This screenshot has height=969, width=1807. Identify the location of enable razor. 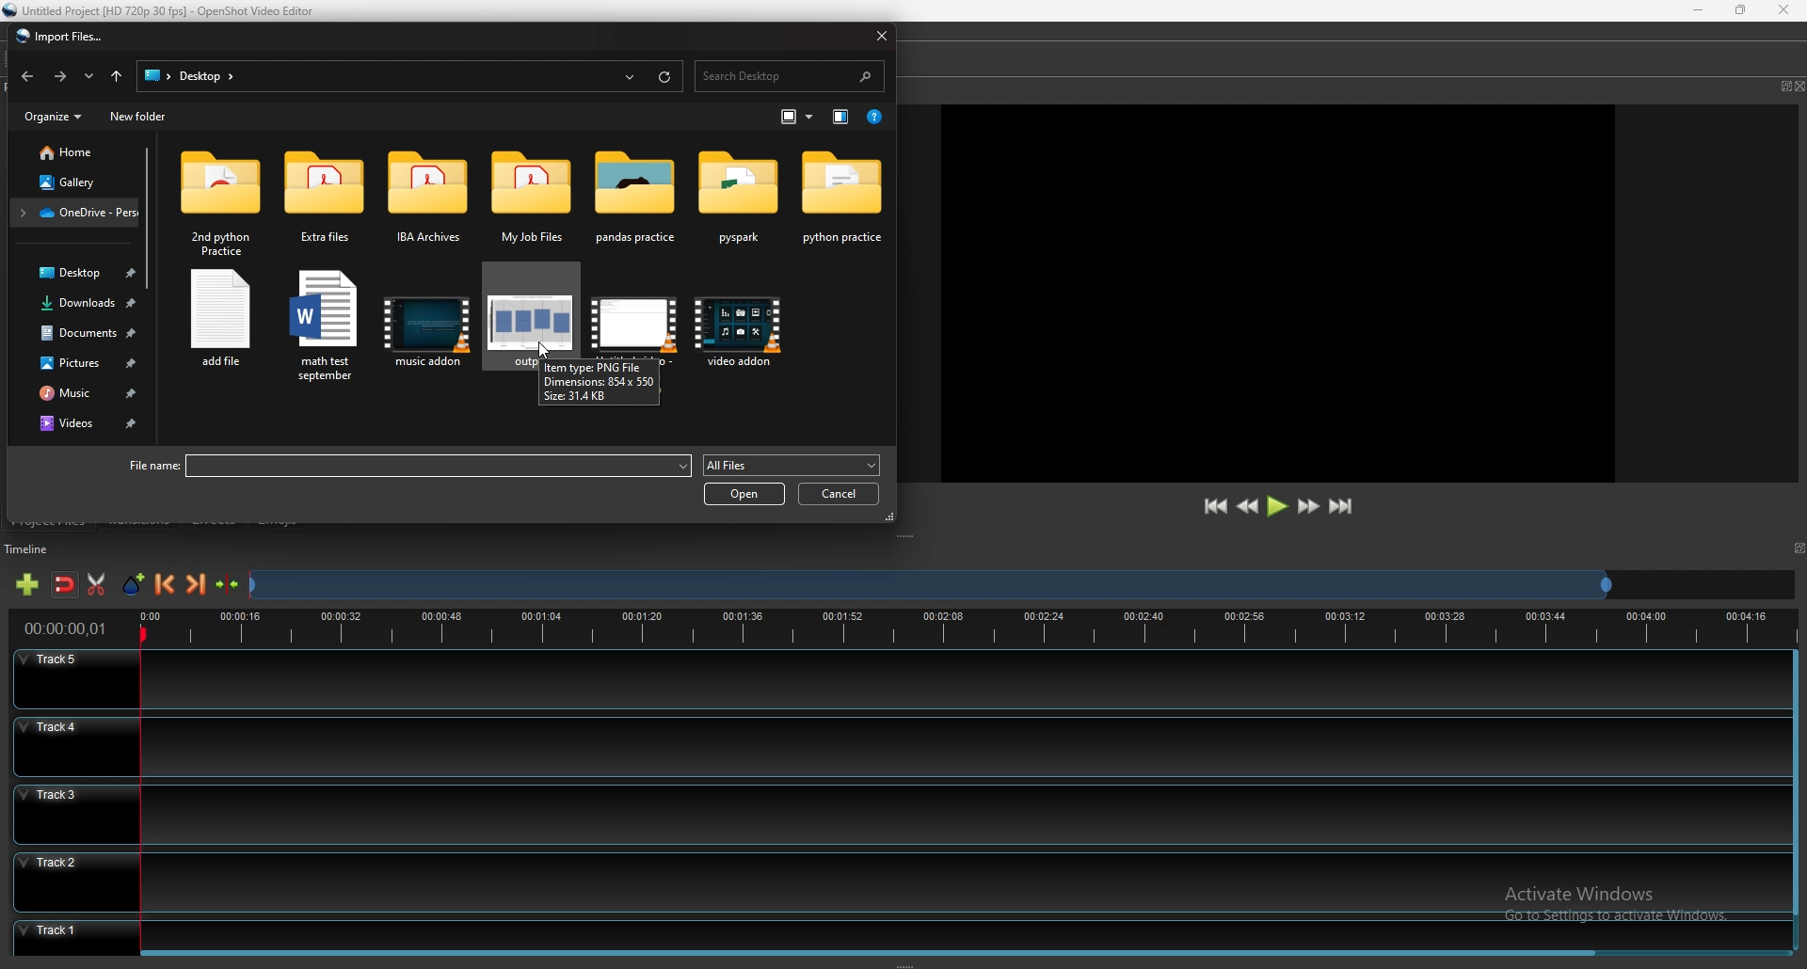
(95, 584).